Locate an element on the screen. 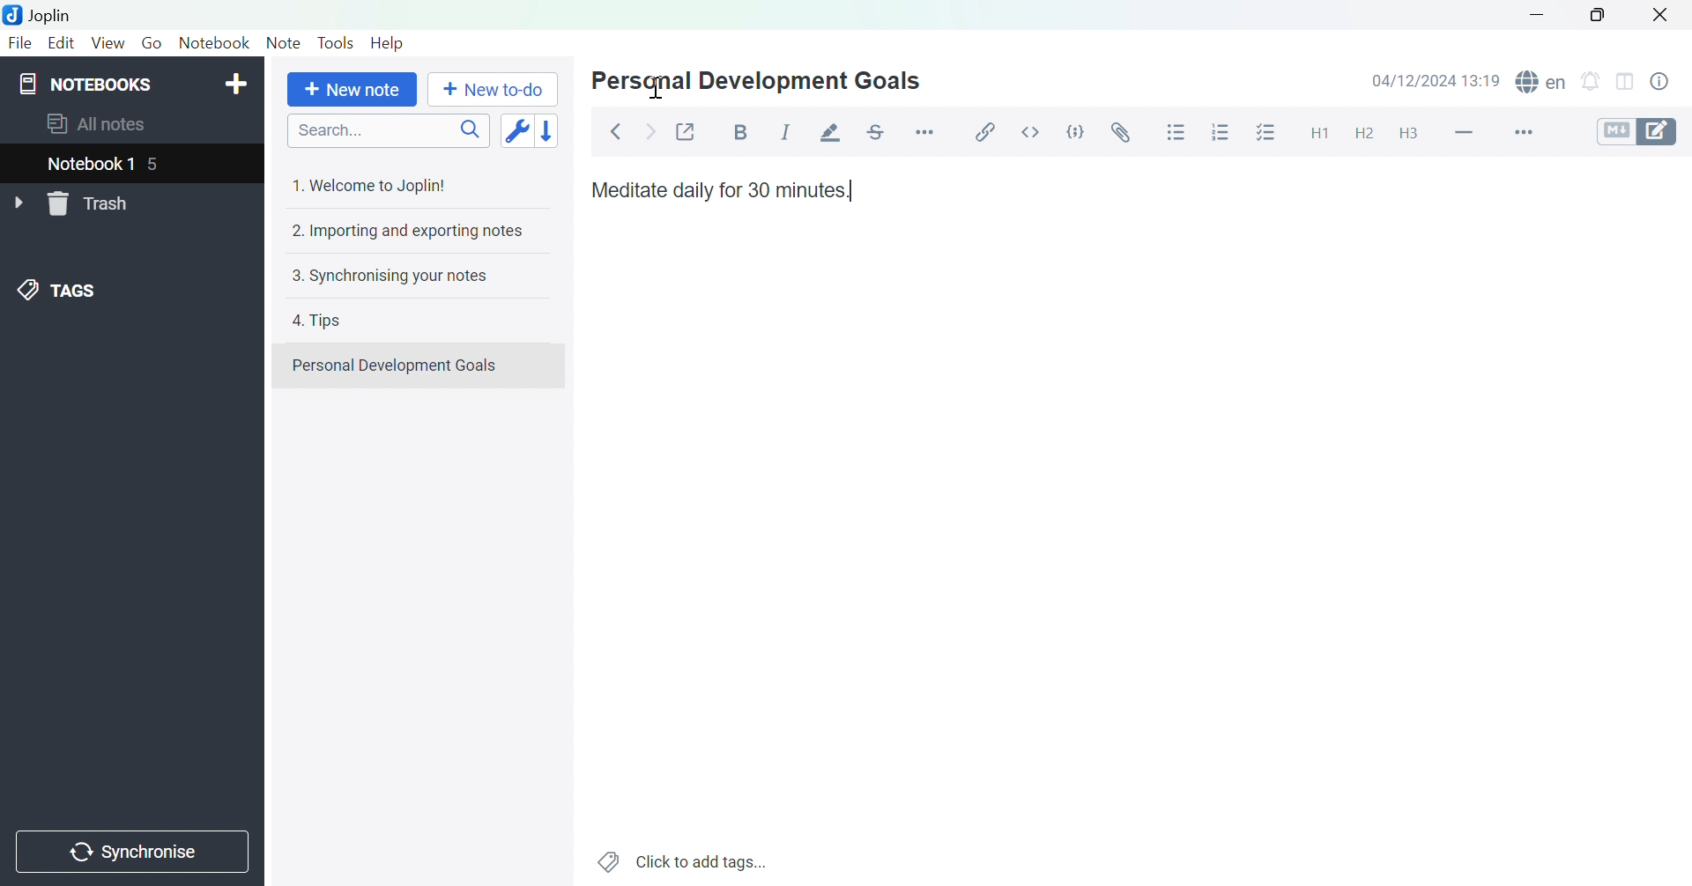 This screenshot has height=886, width=1692. Toggle editor layout is located at coordinates (1625, 85).